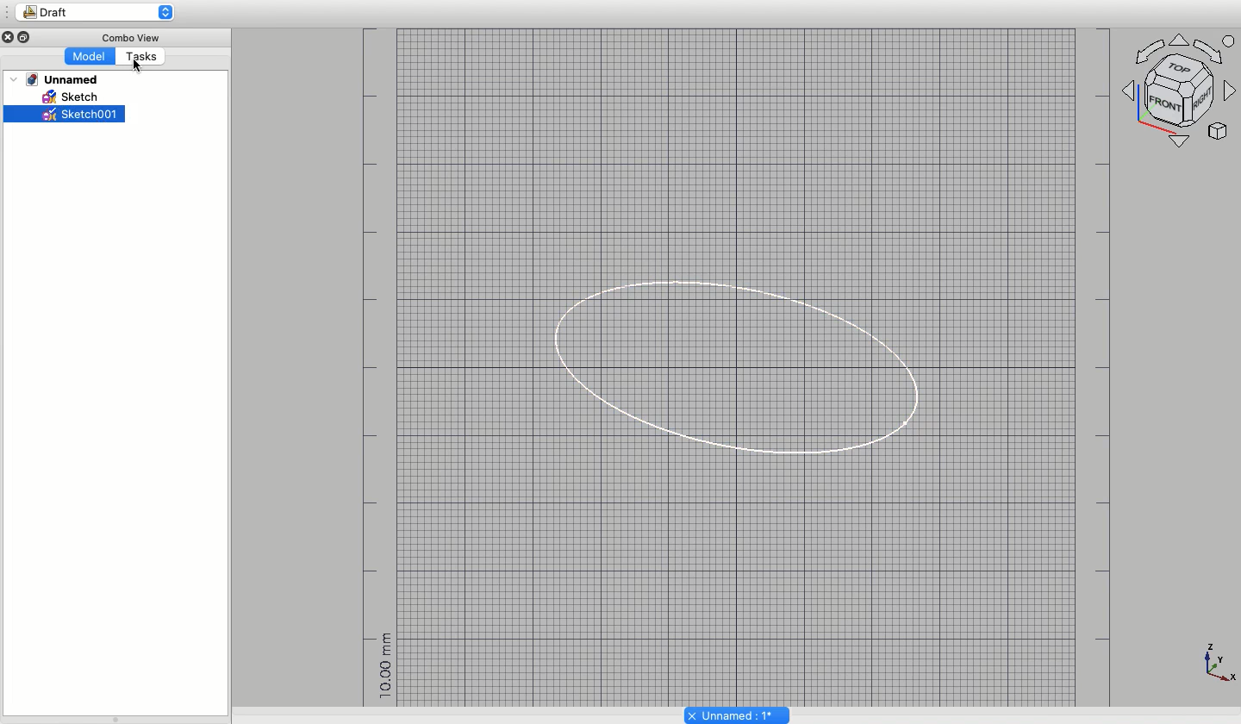  Describe the element at coordinates (141, 56) in the screenshot. I see `Tasks` at that location.